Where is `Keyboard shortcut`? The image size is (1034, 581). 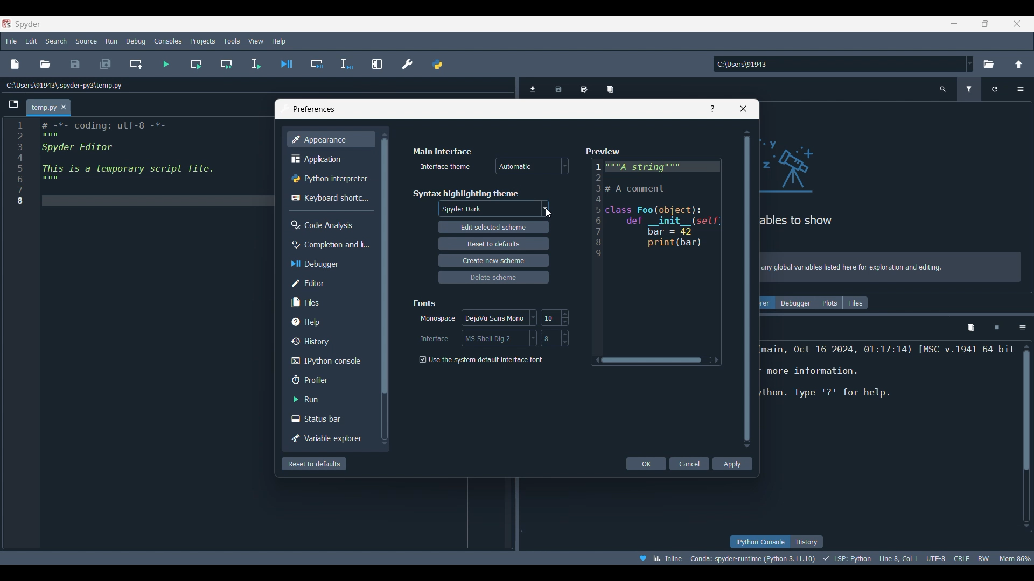
Keyboard shortcut is located at coordinates (330, 197).